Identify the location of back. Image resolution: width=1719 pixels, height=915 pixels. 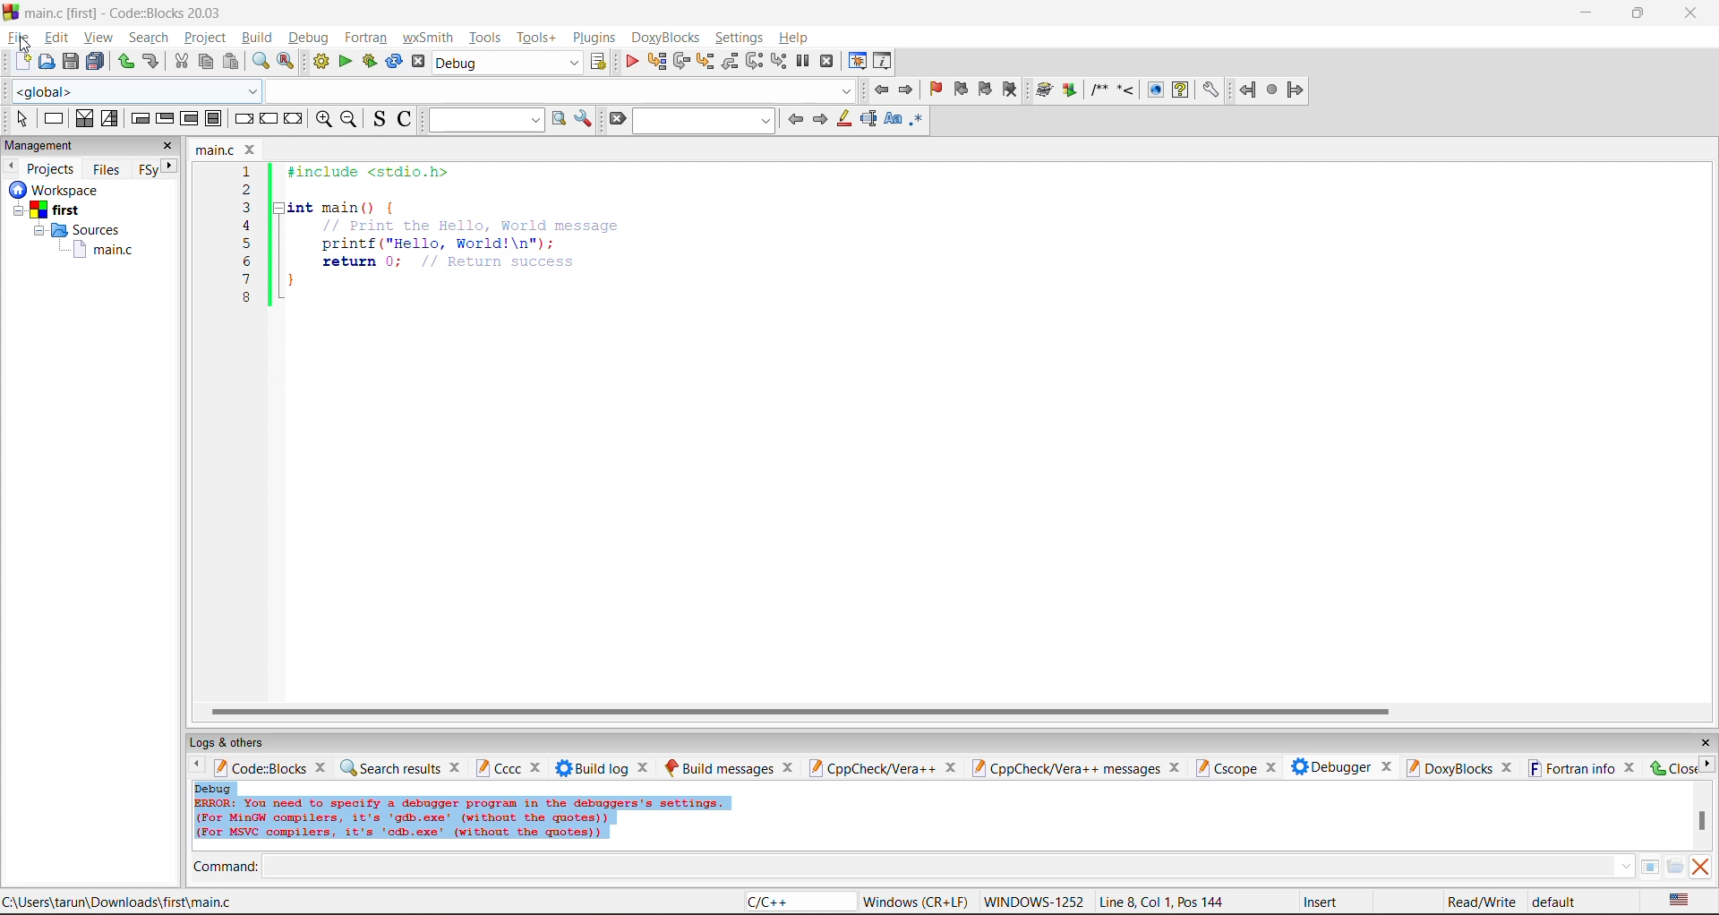
(1249, 90).